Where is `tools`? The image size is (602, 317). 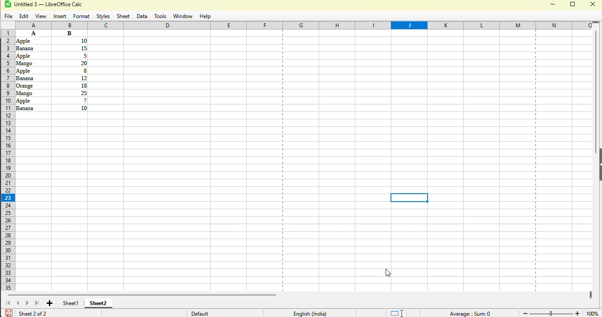
tools is located at coordinates (160, 16).